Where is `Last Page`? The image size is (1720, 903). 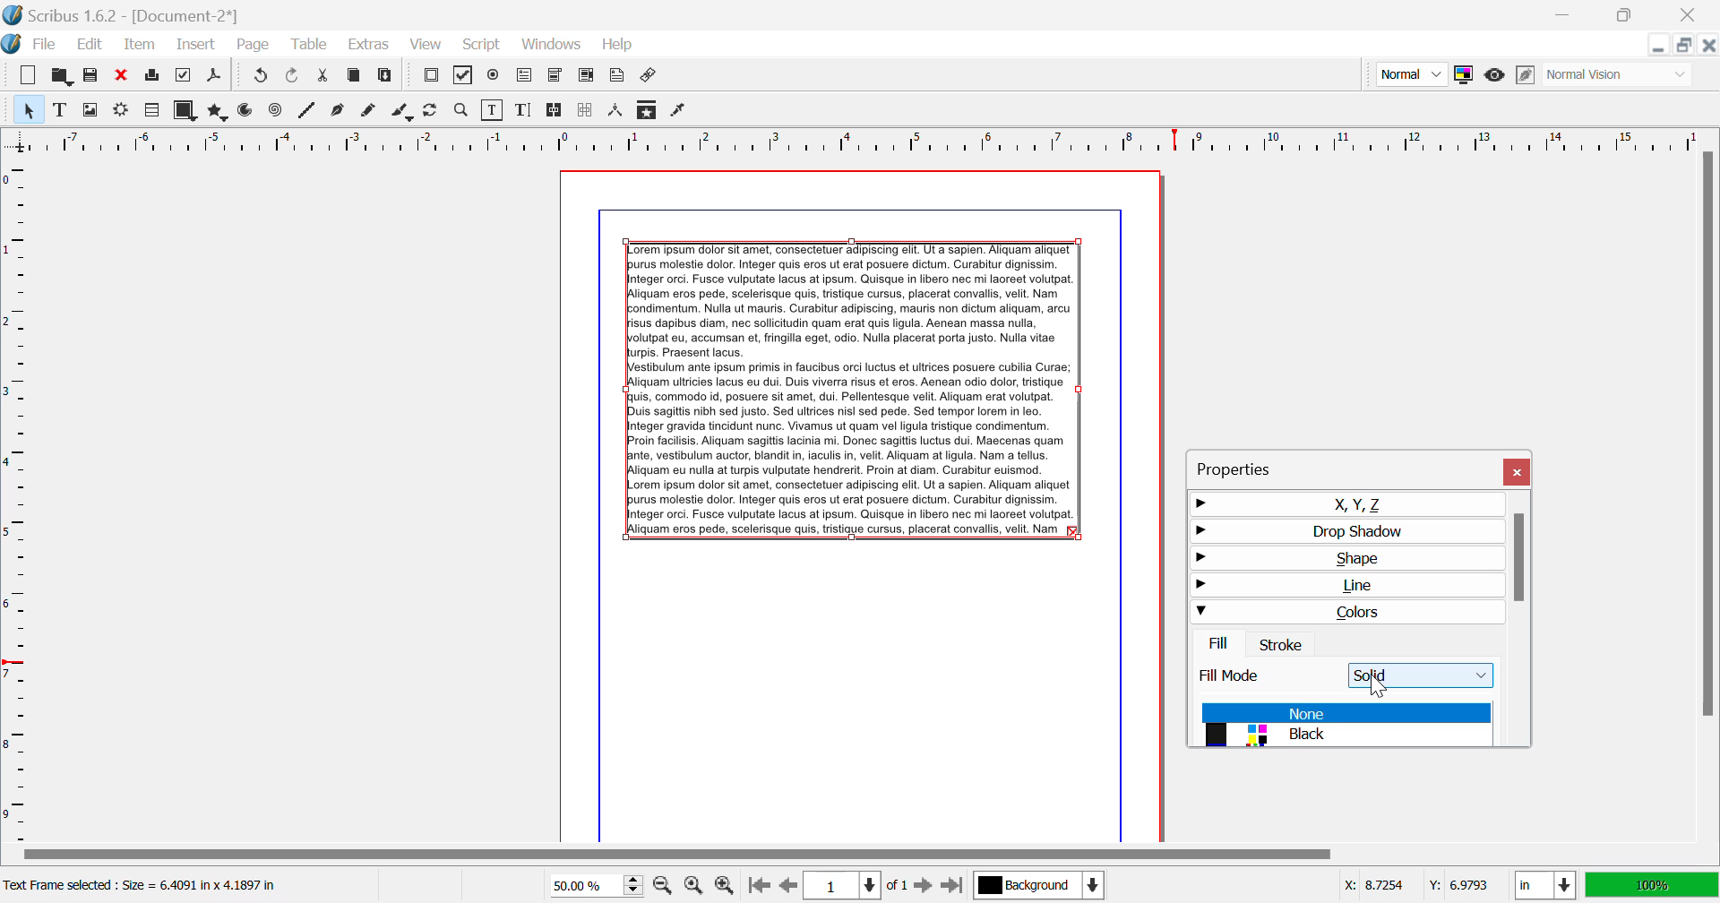
Last Page is located at coordinates (951, 886).